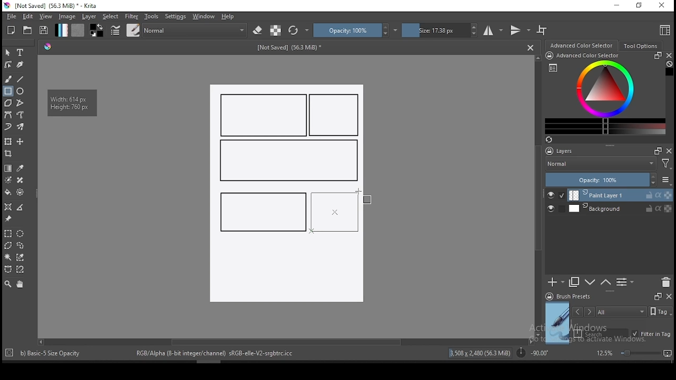  I want to click on filter, so click(131, 16).